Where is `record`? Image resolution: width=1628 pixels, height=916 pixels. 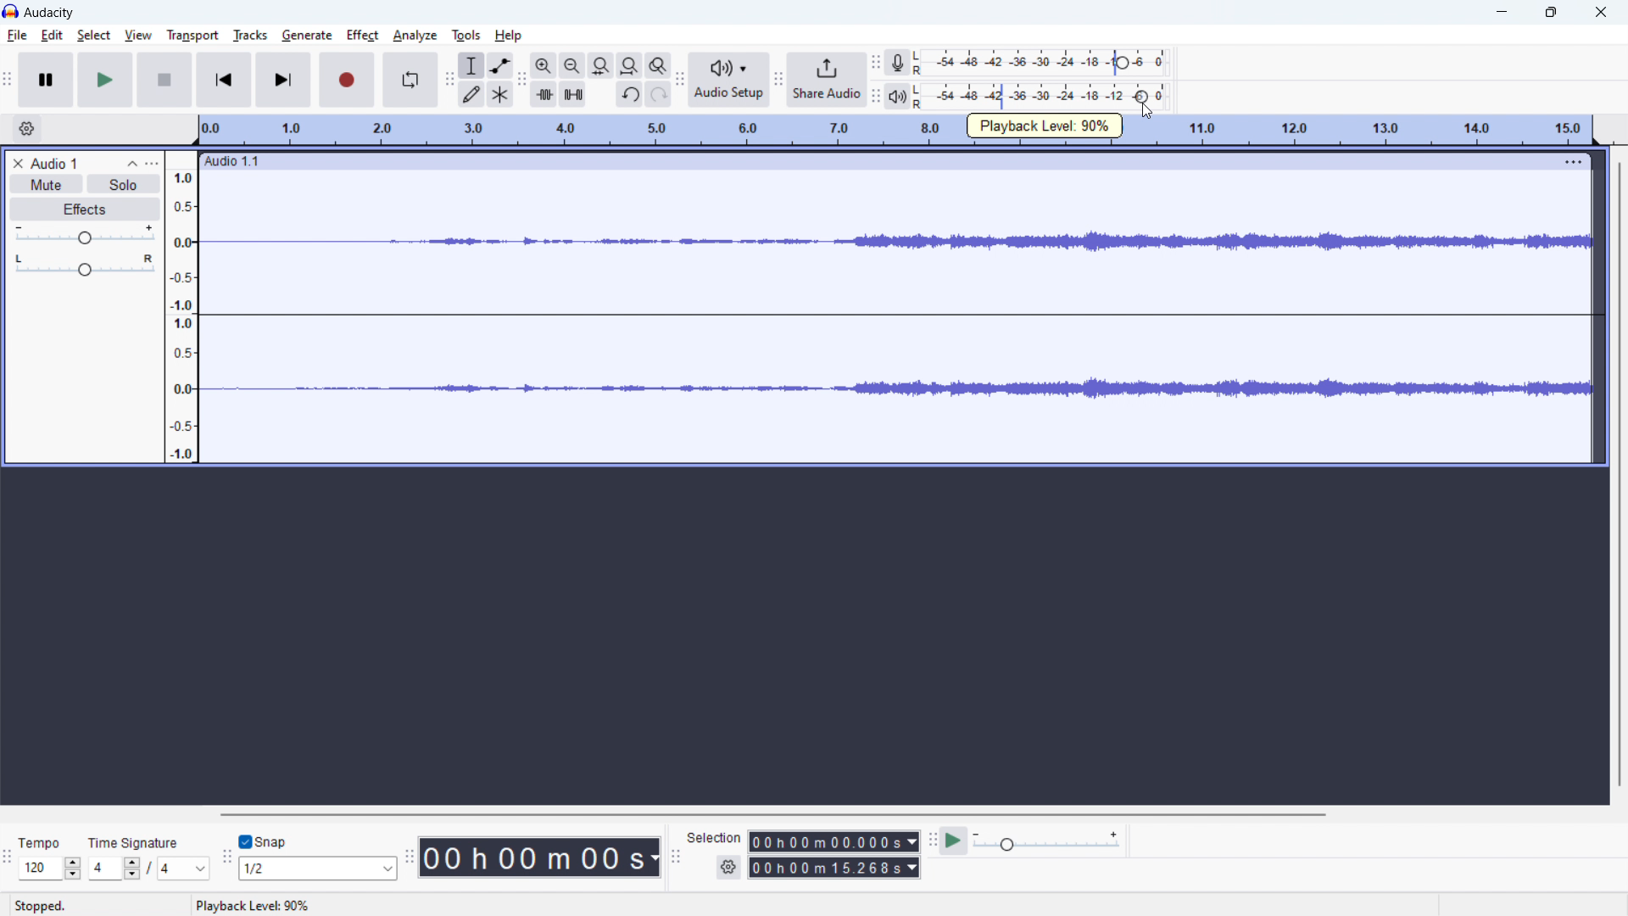
record is located at coordinates (347, 81).